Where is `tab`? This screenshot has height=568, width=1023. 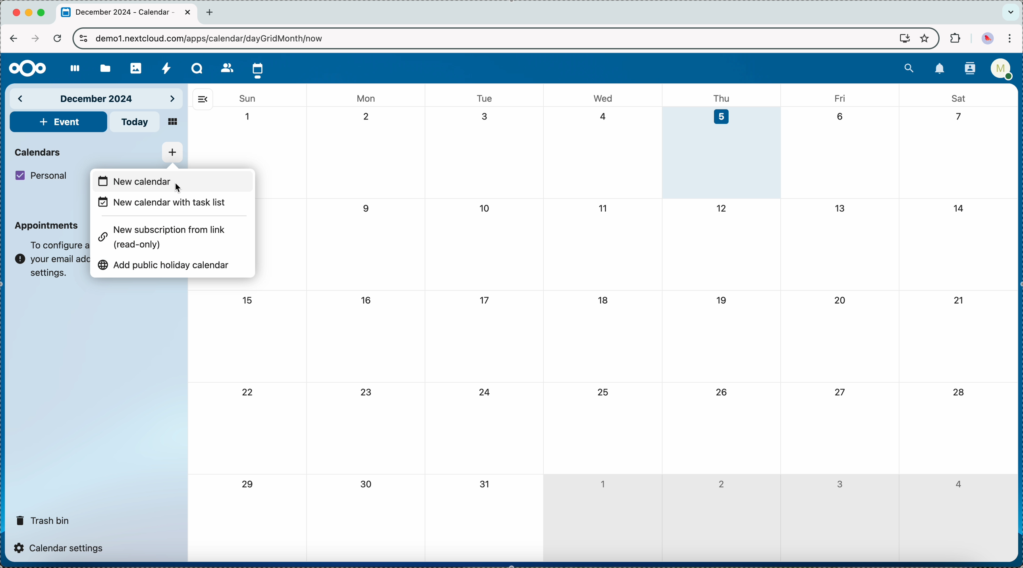 tab is located at coordinates (127, 13).